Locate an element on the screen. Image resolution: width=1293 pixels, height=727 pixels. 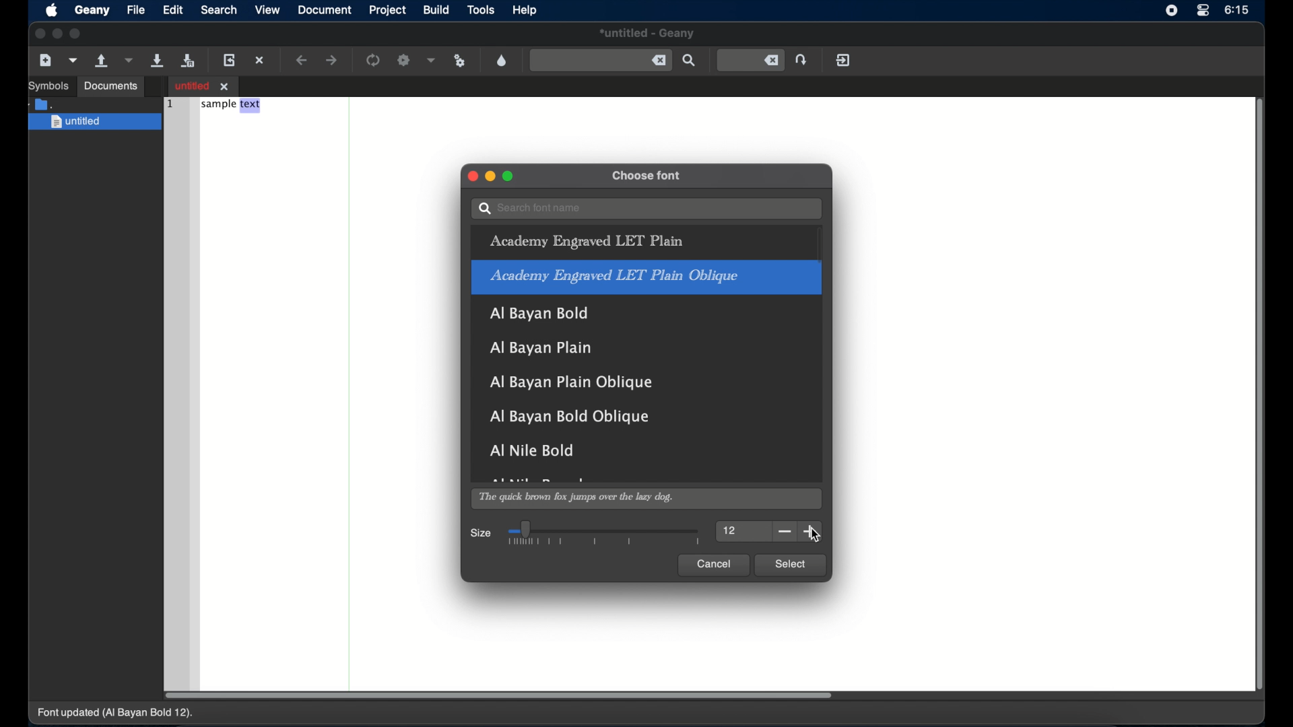
run or view the current file is located at coordinates (460, 60).